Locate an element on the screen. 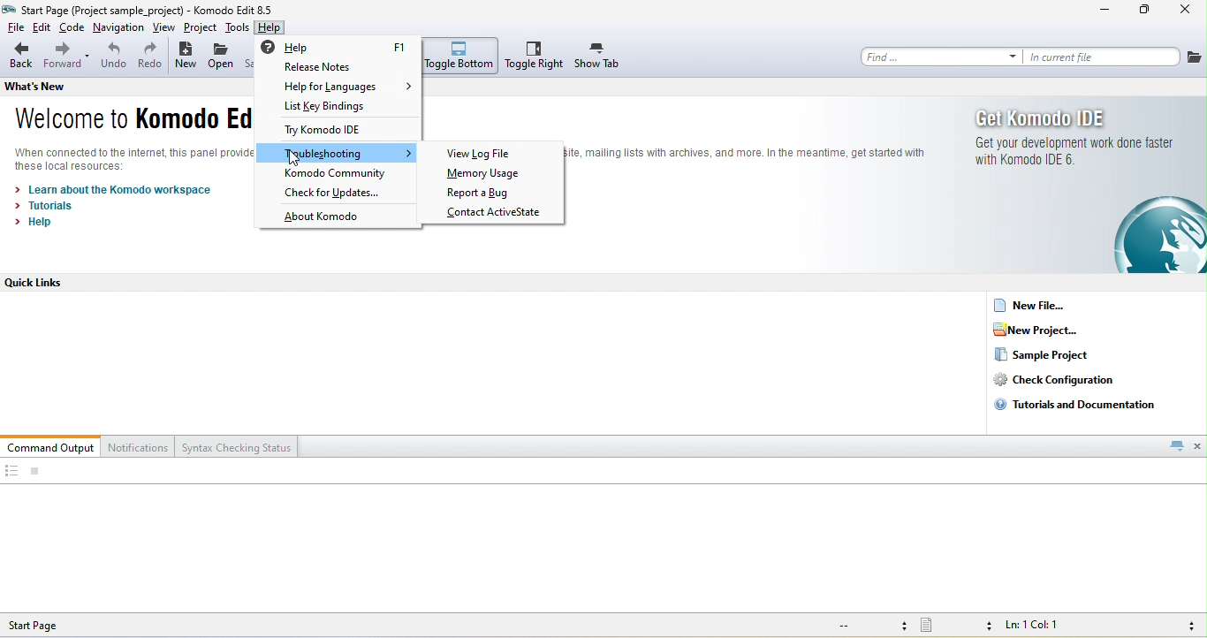  toggle bottom is located at coordinates (461, 56).